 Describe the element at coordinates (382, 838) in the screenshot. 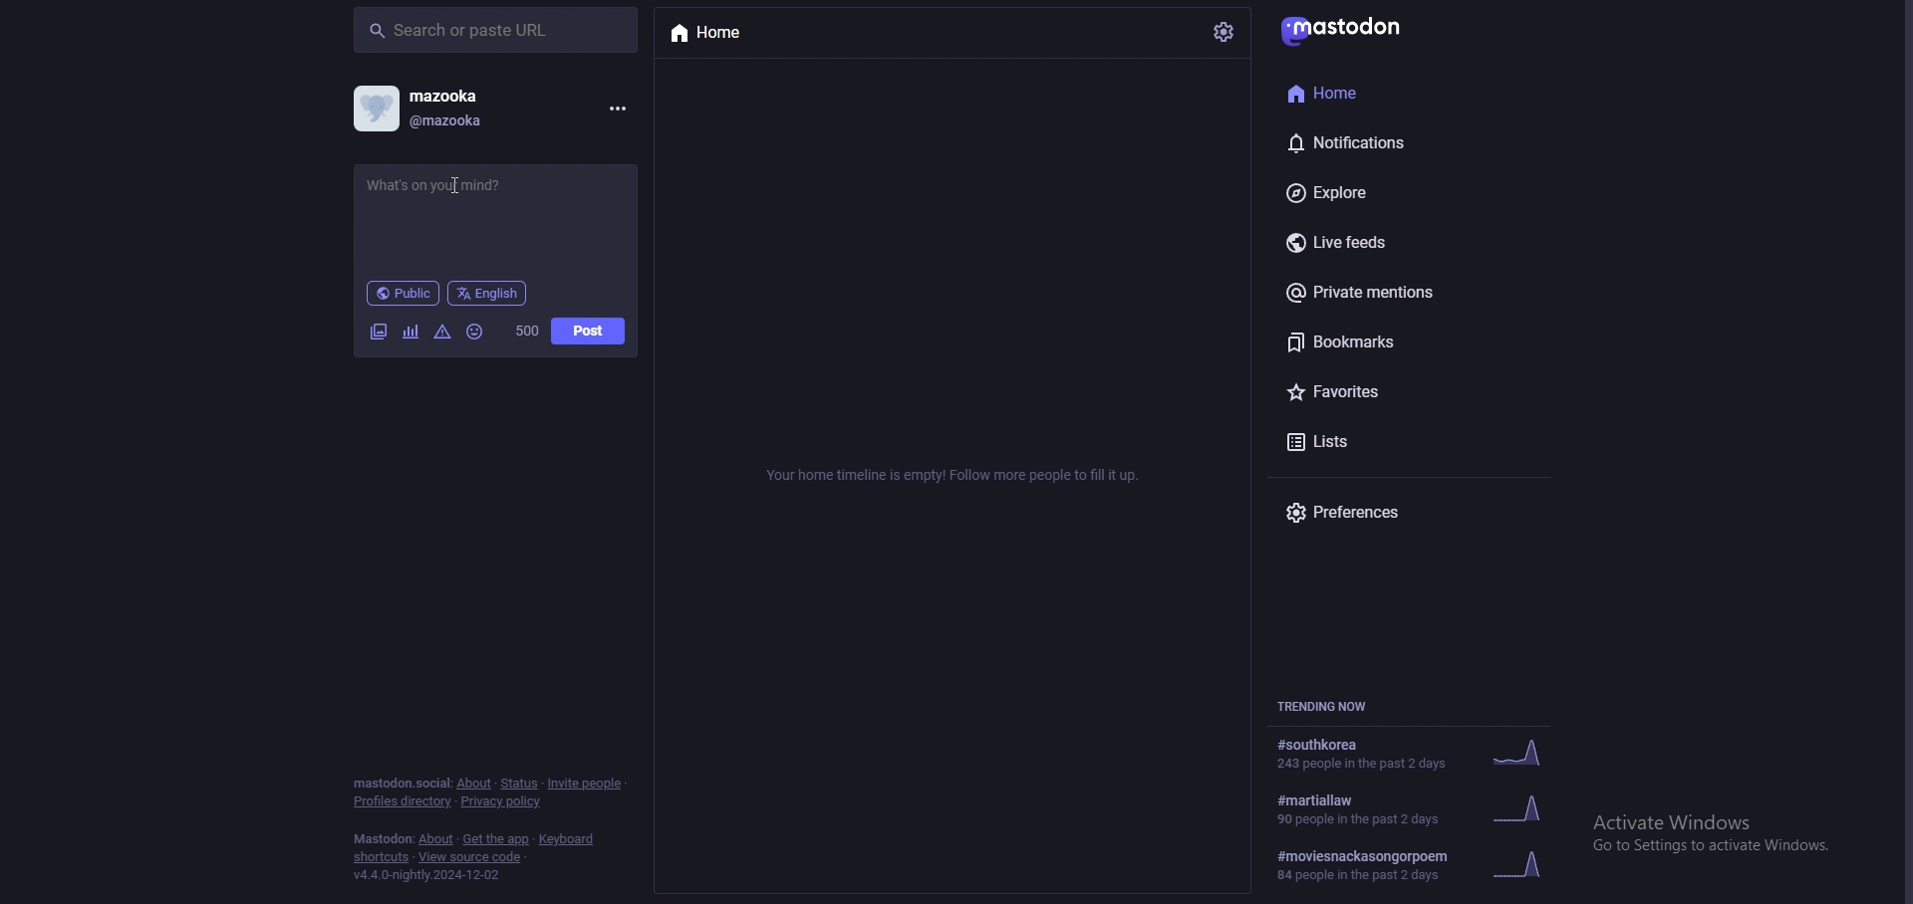

I see `mastodon` at that location.